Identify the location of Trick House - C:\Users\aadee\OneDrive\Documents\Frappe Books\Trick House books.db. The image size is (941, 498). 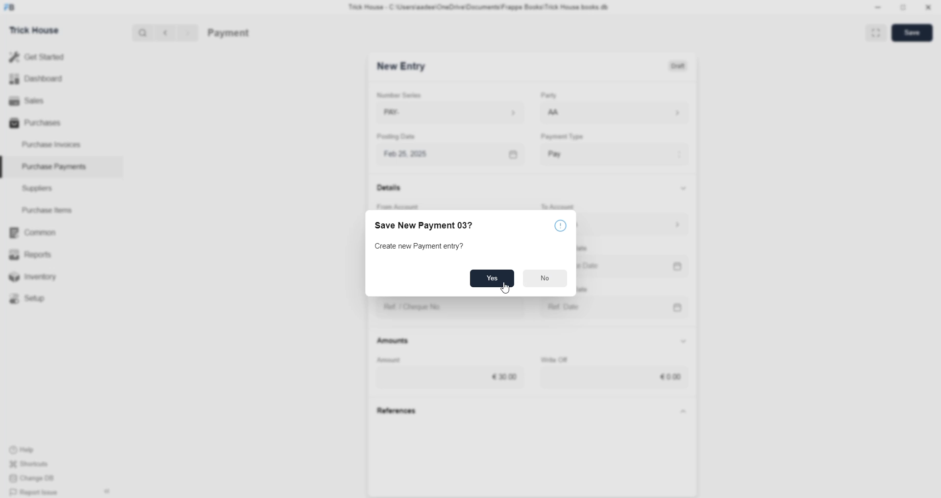
(480, 7).